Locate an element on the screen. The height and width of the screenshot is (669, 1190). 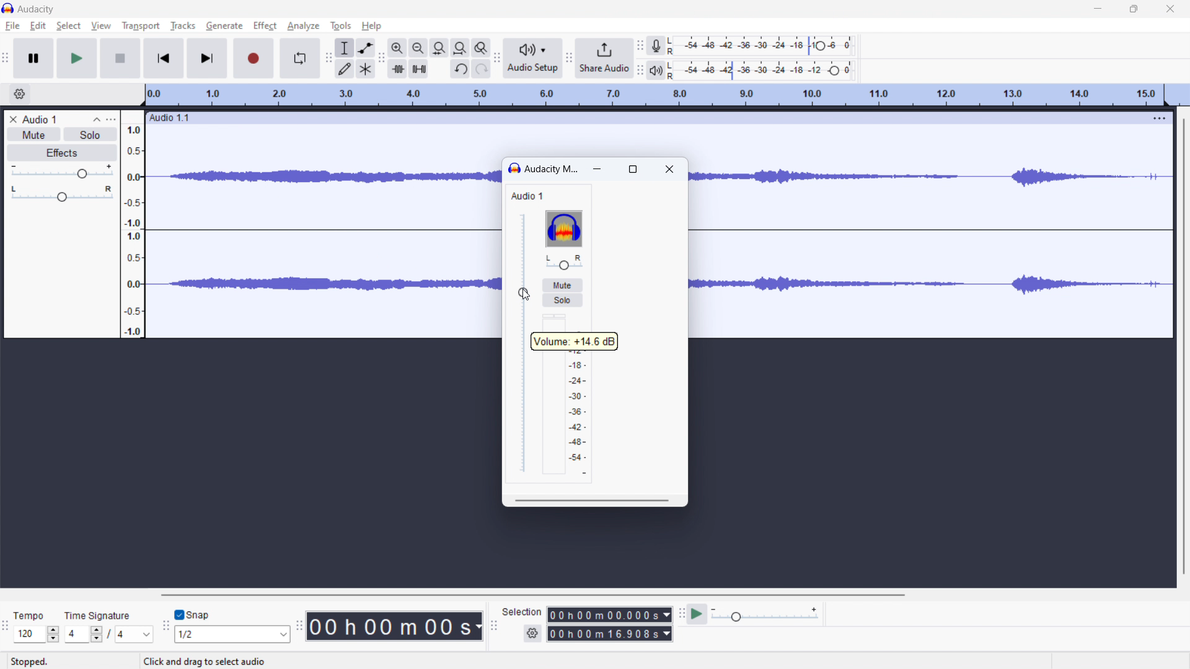
time stamp is located at coordinates (395, 627).